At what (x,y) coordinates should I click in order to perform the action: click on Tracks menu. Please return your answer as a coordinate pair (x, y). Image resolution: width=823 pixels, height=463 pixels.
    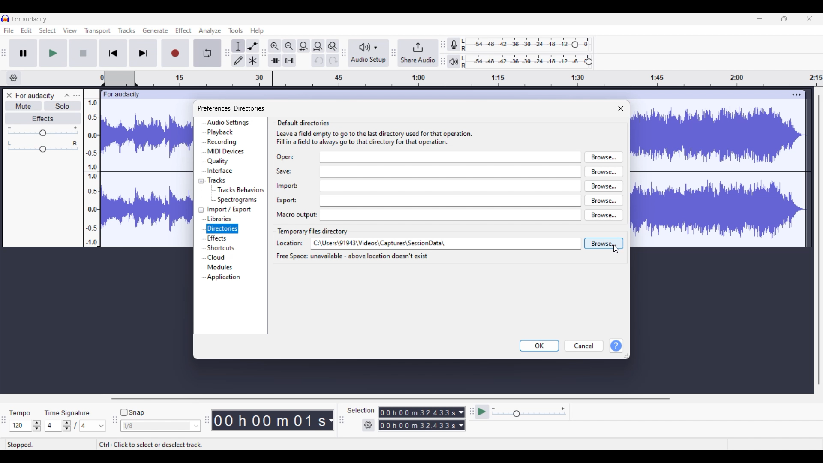
    Looking at the image, I should click on (127, 30).